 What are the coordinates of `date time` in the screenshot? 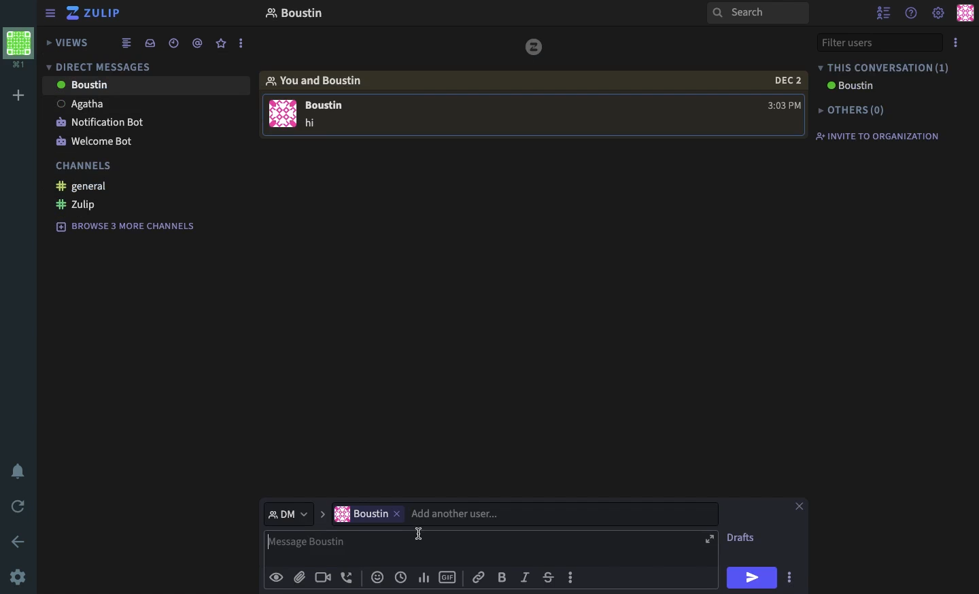 It's located at (175, 43).